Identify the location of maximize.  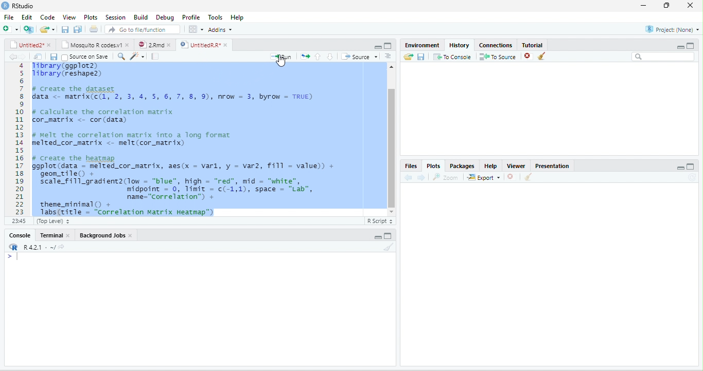
(388, 46).